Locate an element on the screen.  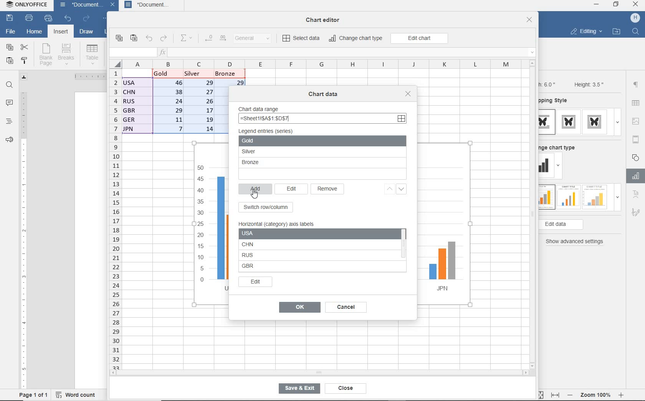
word count is located at coordinates (78, 394).